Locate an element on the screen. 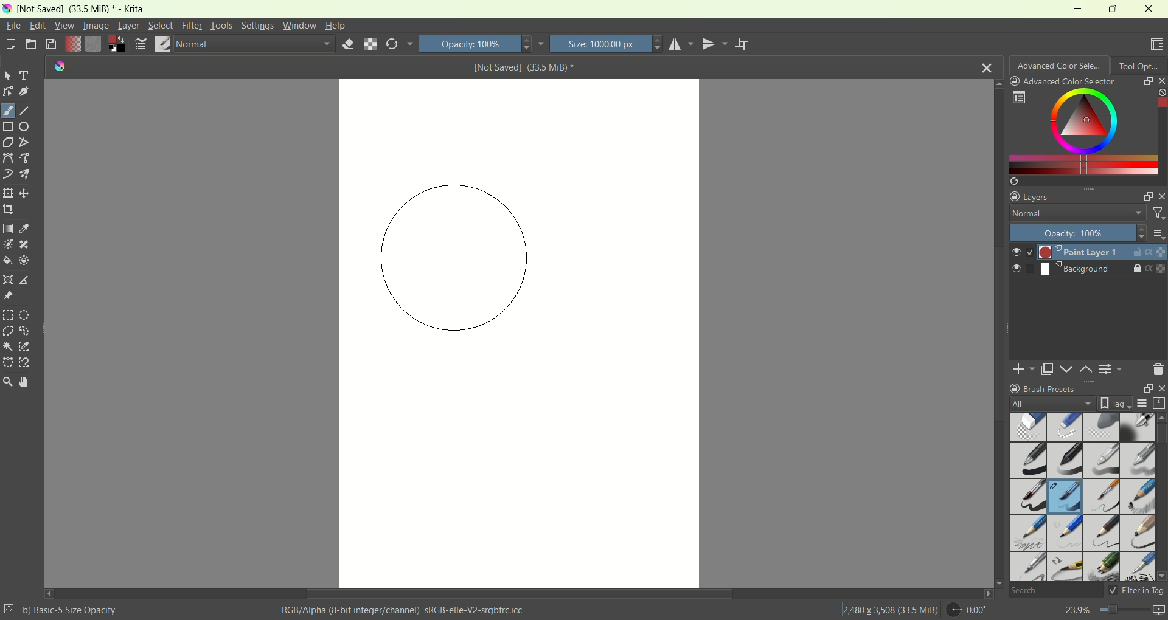 The image size is (1168, 620). options is located at coordinates (1158, 233).